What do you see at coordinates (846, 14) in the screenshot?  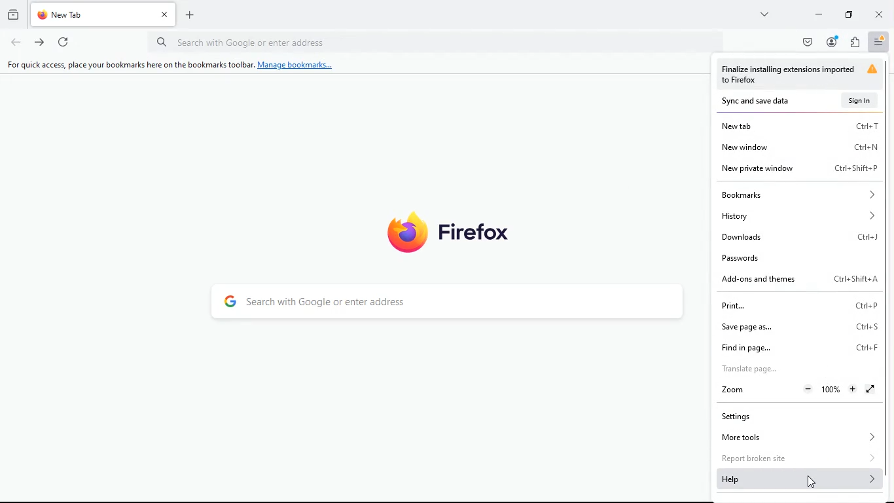 I see `maximize` at bounding box center [846, 14].